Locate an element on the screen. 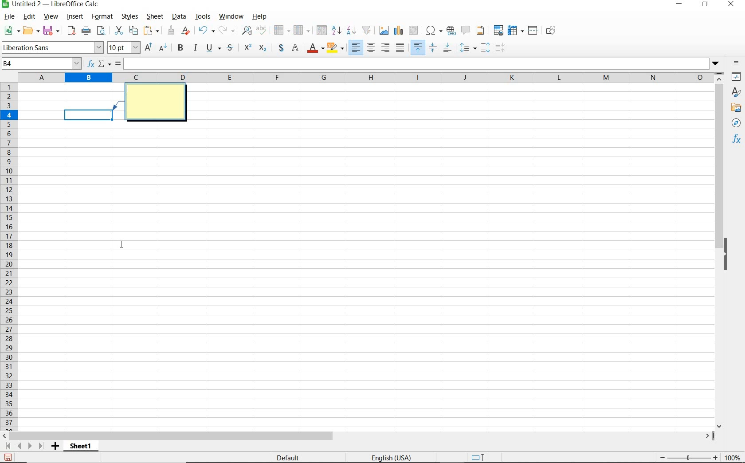  add sheet is located at coordinates (55, 447).